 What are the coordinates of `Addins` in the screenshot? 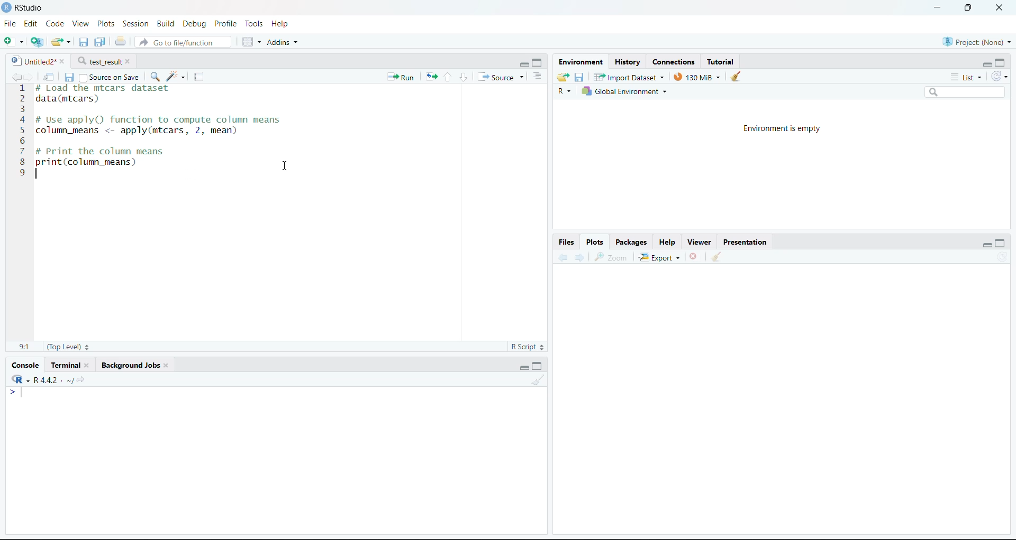 It's located at (284, 42).